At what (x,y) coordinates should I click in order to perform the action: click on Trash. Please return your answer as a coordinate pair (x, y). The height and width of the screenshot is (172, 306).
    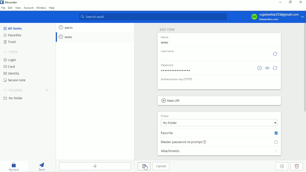
    Looking at the image, I should click on (10, 43).